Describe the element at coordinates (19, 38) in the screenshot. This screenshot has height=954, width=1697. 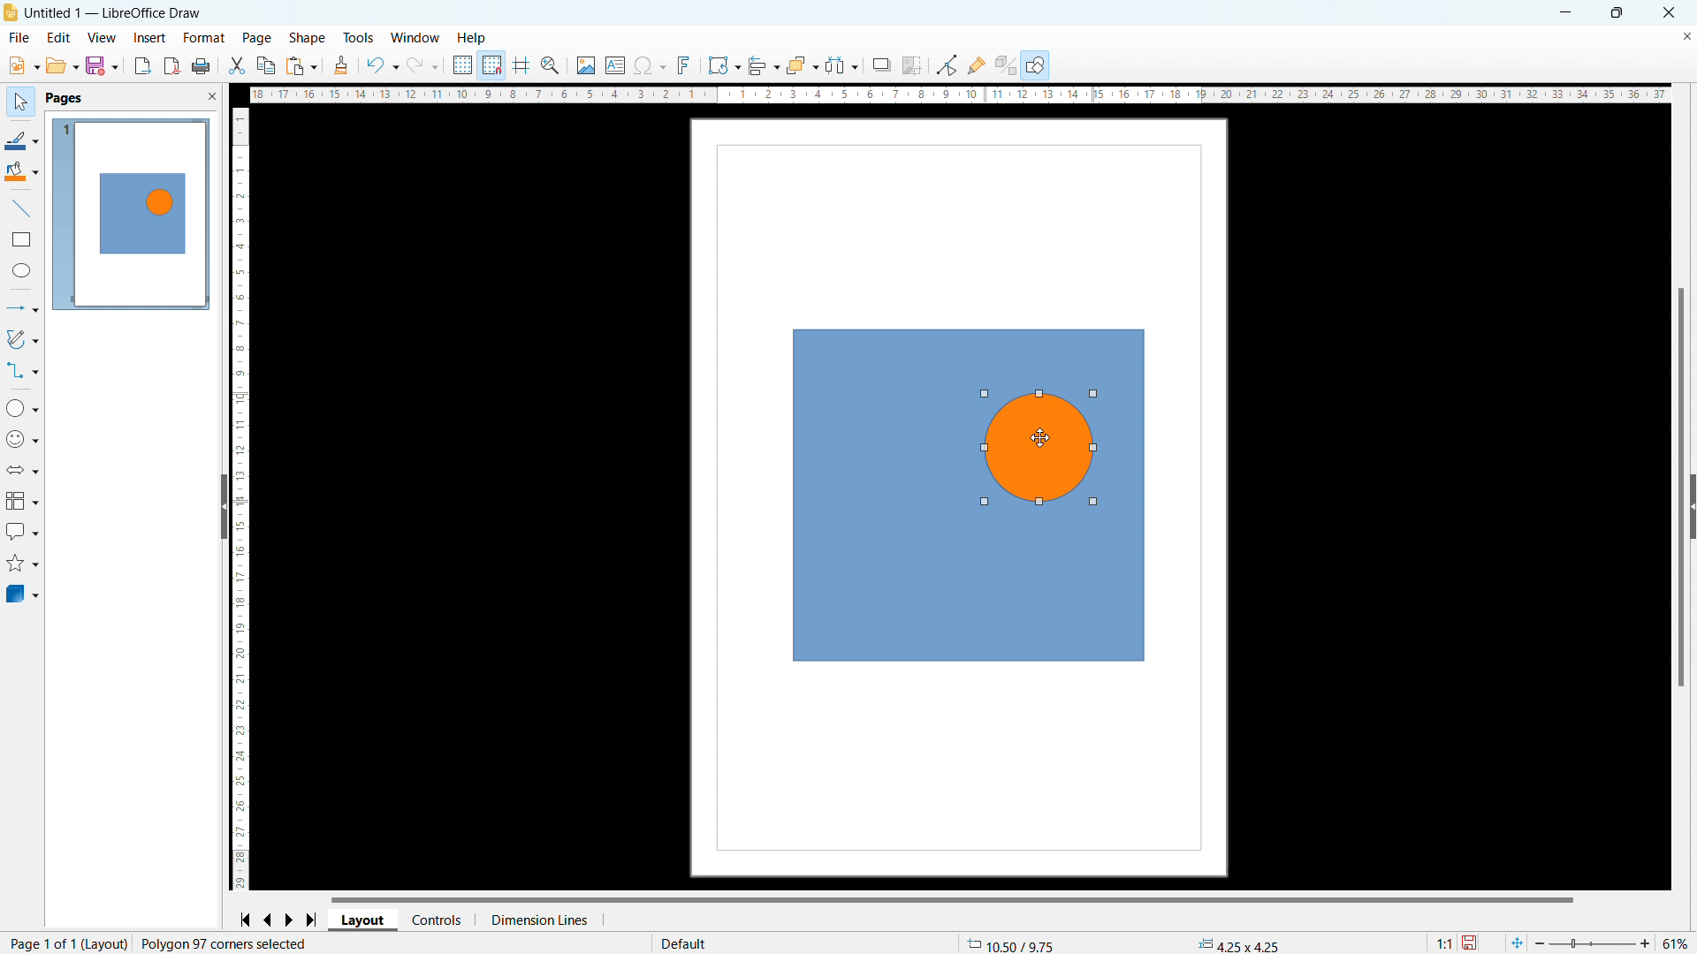
I see `file` at that location.